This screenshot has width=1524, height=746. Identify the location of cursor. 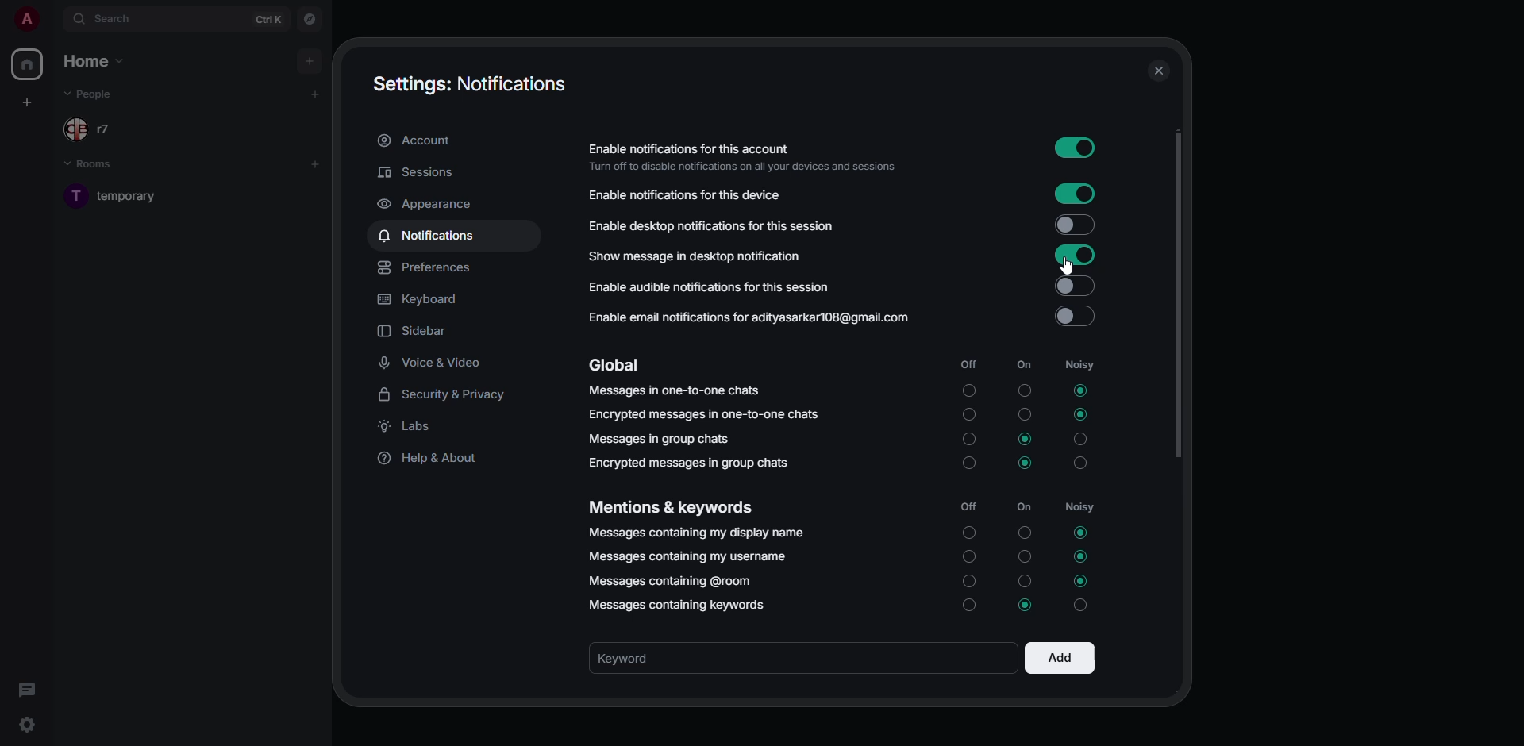
(1065, 265).